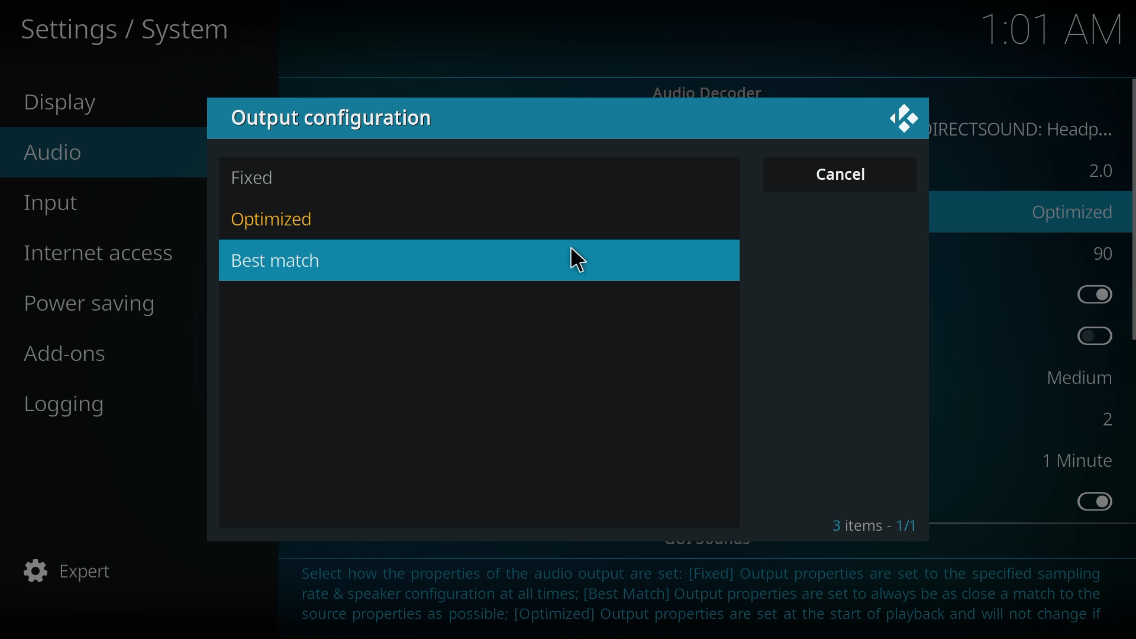 Image resolution: width=1136 pixels, height=639 pixels. I want to click on cancel, so click(844, 176).